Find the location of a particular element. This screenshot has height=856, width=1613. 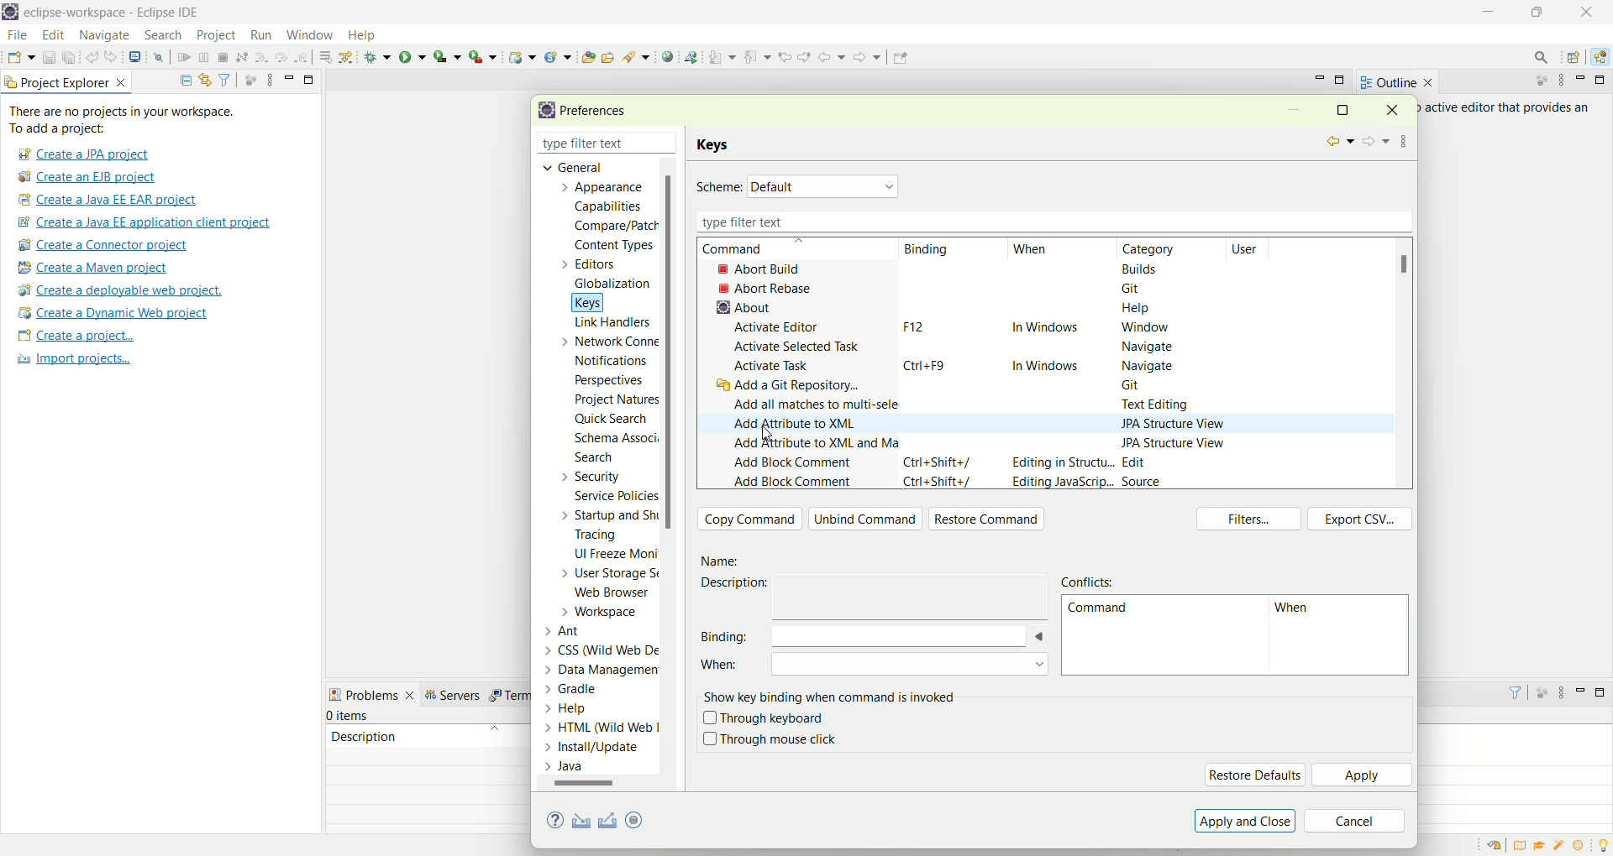

search is located at coordinates (594, 459).